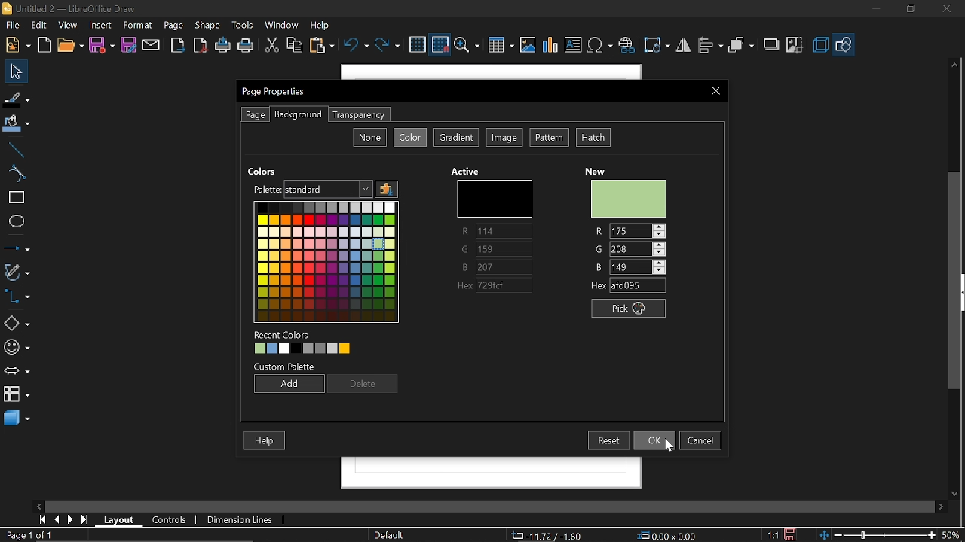 The image size is (965, 542). I want to click on Lines and arrows, so click(16, 248).